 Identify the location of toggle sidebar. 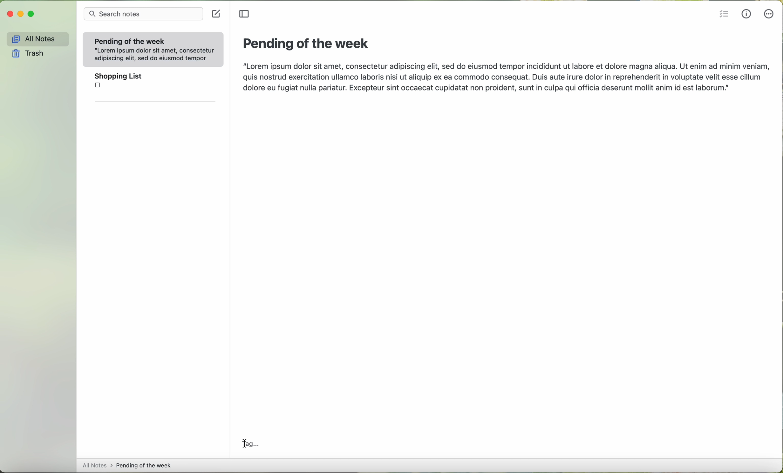
(244, 15).